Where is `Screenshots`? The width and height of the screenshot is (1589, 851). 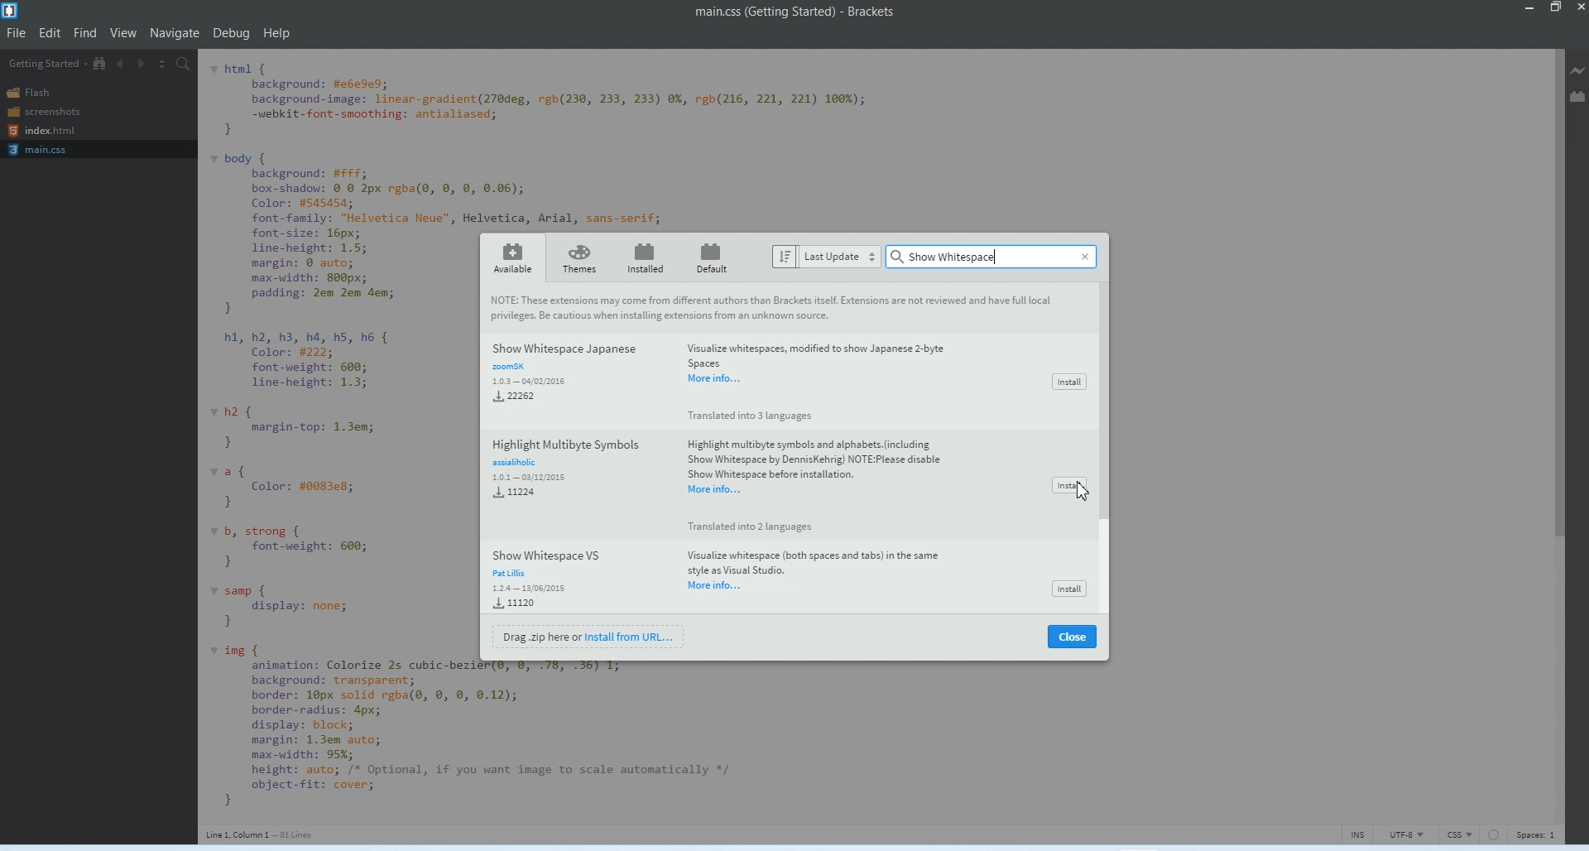
Screenshots is located at coordinates (43, 111).